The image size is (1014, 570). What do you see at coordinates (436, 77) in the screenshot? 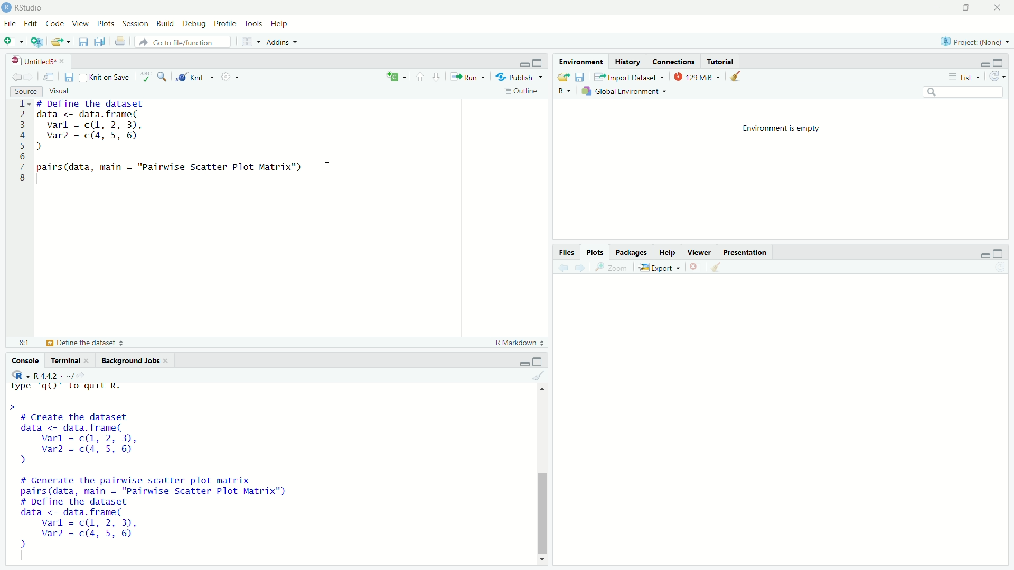
I see `Go to next section/chunk (Ctrl + pgDn)` at bounding box center [436, 77].